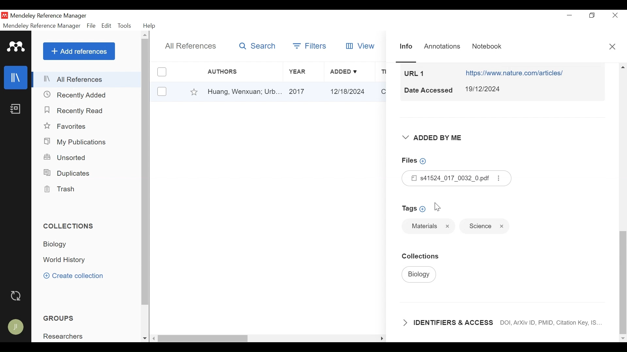 The image size is (627, 352). What do you see at coordinates (310, 45) in the screenshot?
I see `Filters` at bounding box center [310, 45].